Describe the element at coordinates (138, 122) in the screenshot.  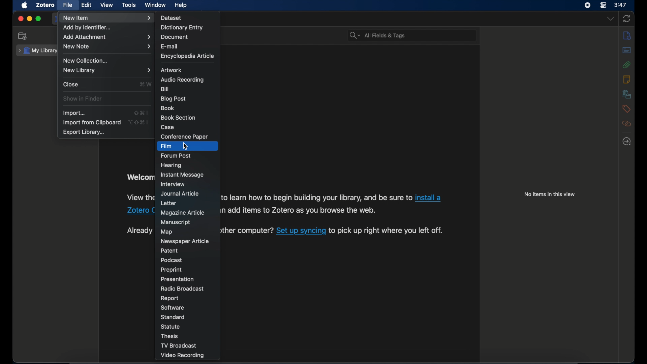
I see `shortcut` at that location.